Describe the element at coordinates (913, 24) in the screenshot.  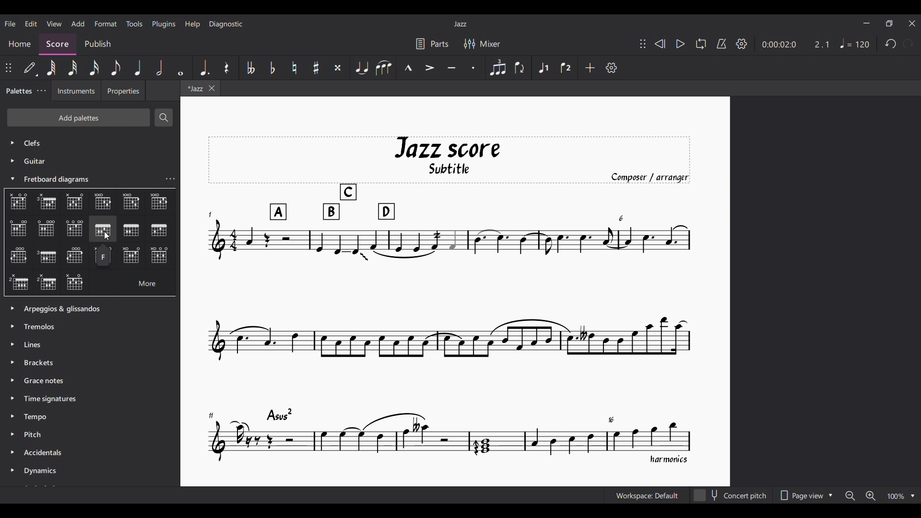
I see `Close` at that location.